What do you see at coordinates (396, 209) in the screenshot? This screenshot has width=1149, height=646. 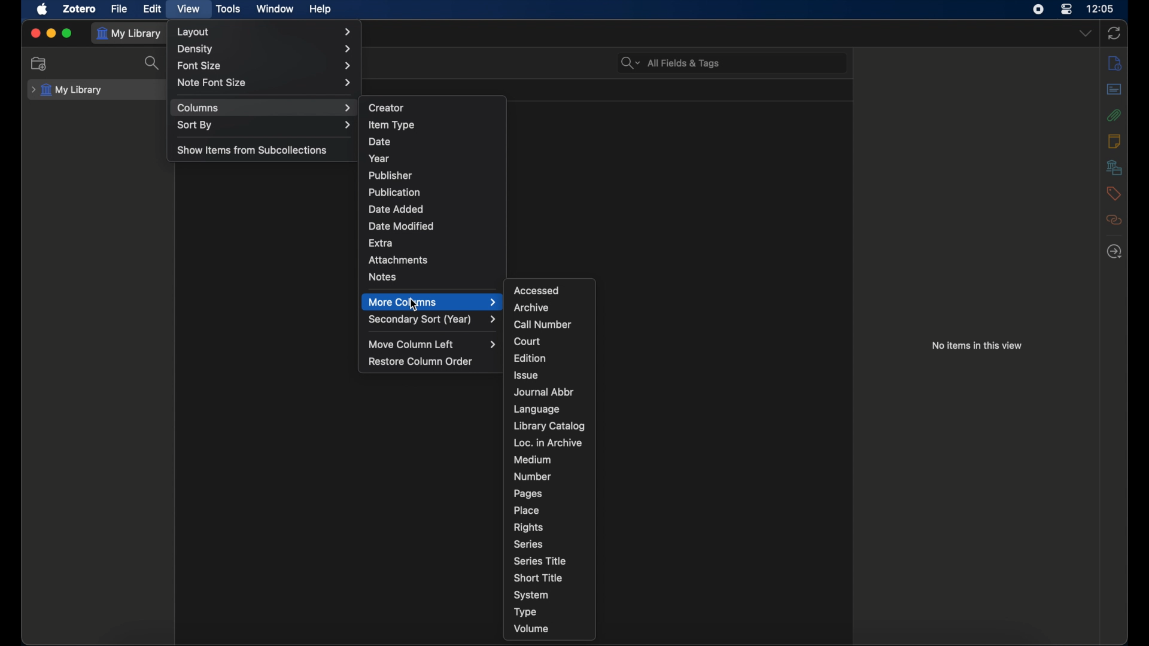 I see `date added` at bounding box center [396, 209].